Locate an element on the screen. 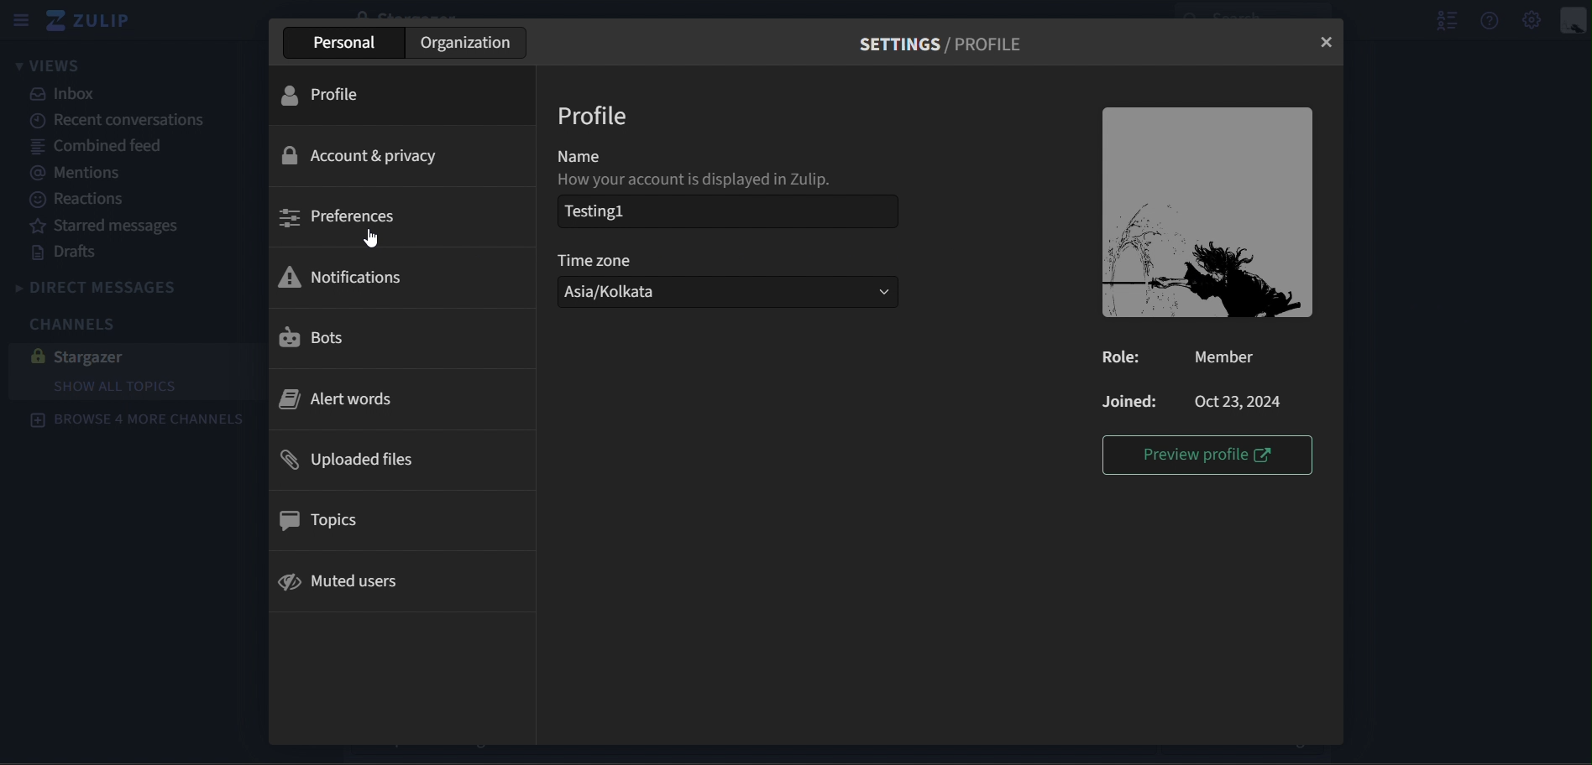 The width and height of the screenshot is (1592, 765). name is located at coordinates (600, 155).